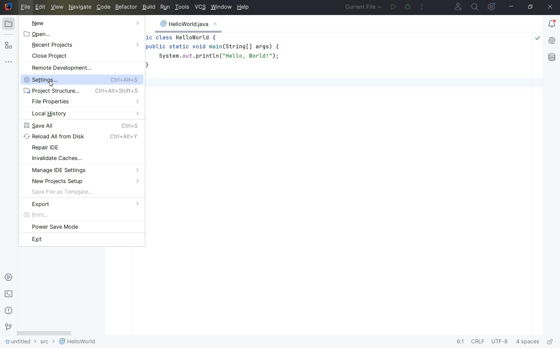  Describe the element at coordinates (528, 343) in the screenshot. I see `indent` at that location.